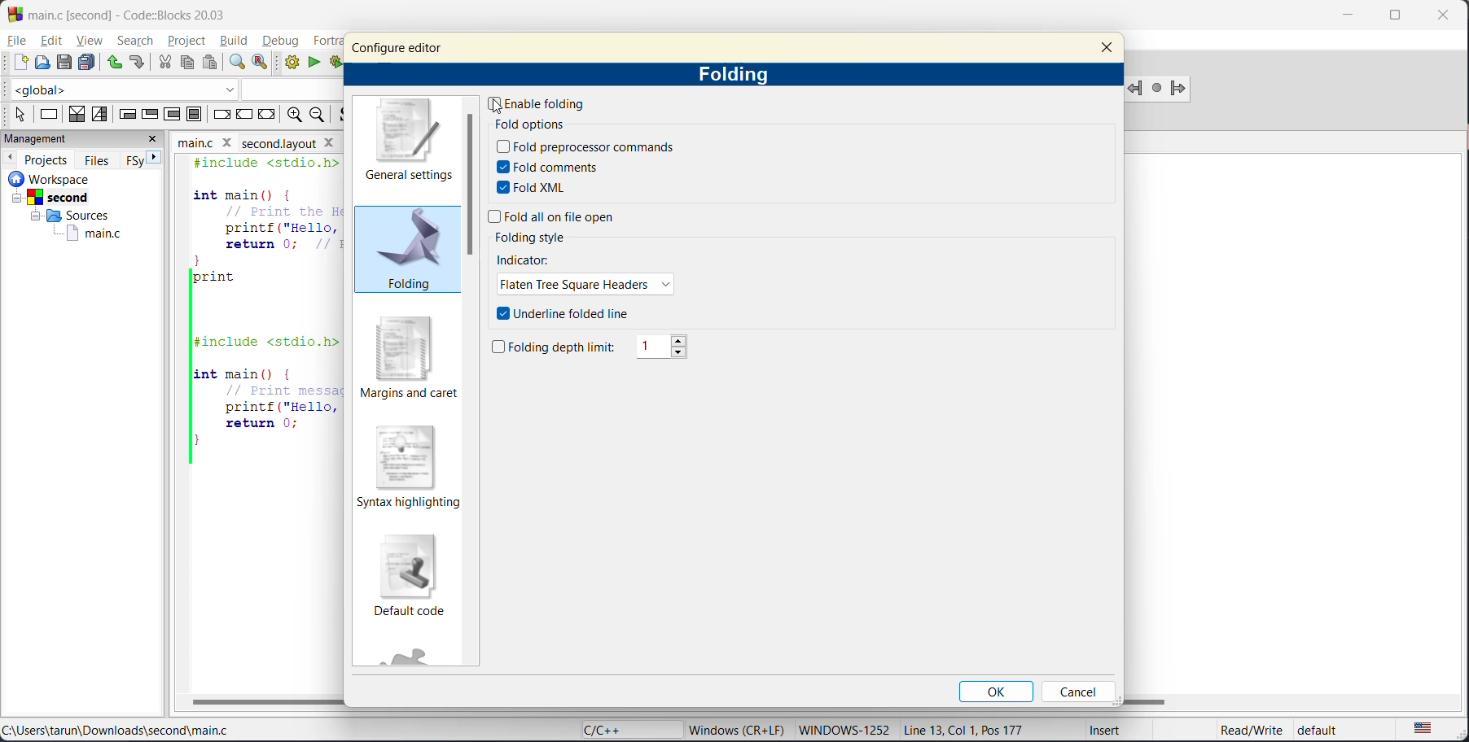 The width and height of the screenshot is (1469, 742). What do you see at coordinates (1087, 692) in the screenshot?
I see `cancel` at bounding box center [1087, 692].